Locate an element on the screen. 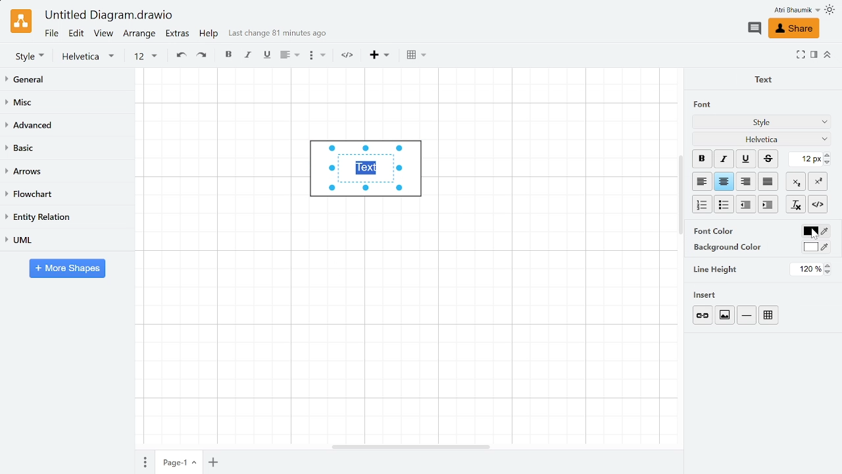 The height and width of the screenshot is (474, 842). Advanced is located at coordinates (67, 126).